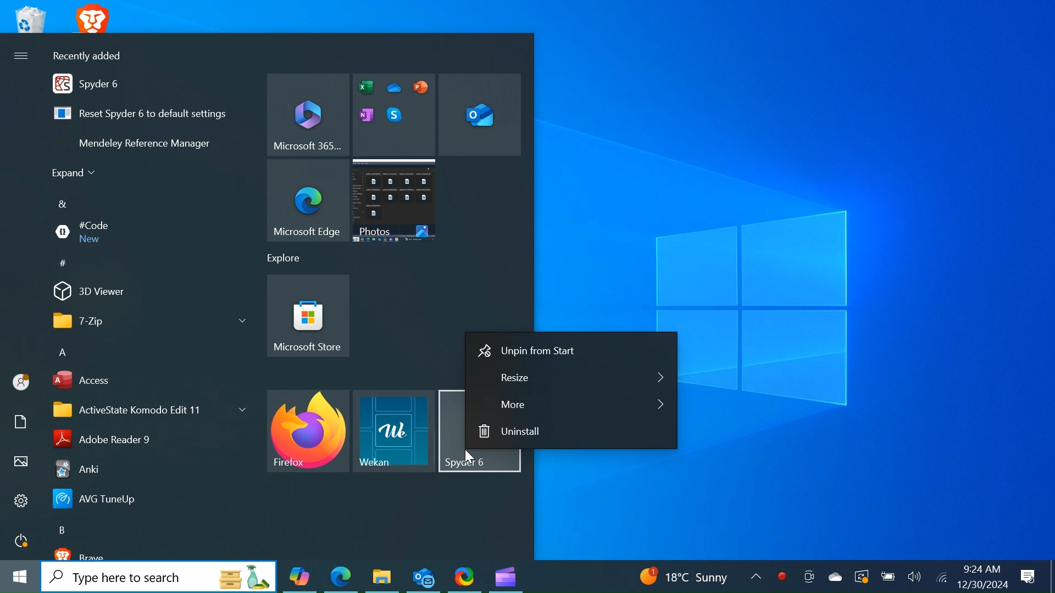 This screenshot has height=593, width=1055. I want to click on Charge, so click(888, 575).